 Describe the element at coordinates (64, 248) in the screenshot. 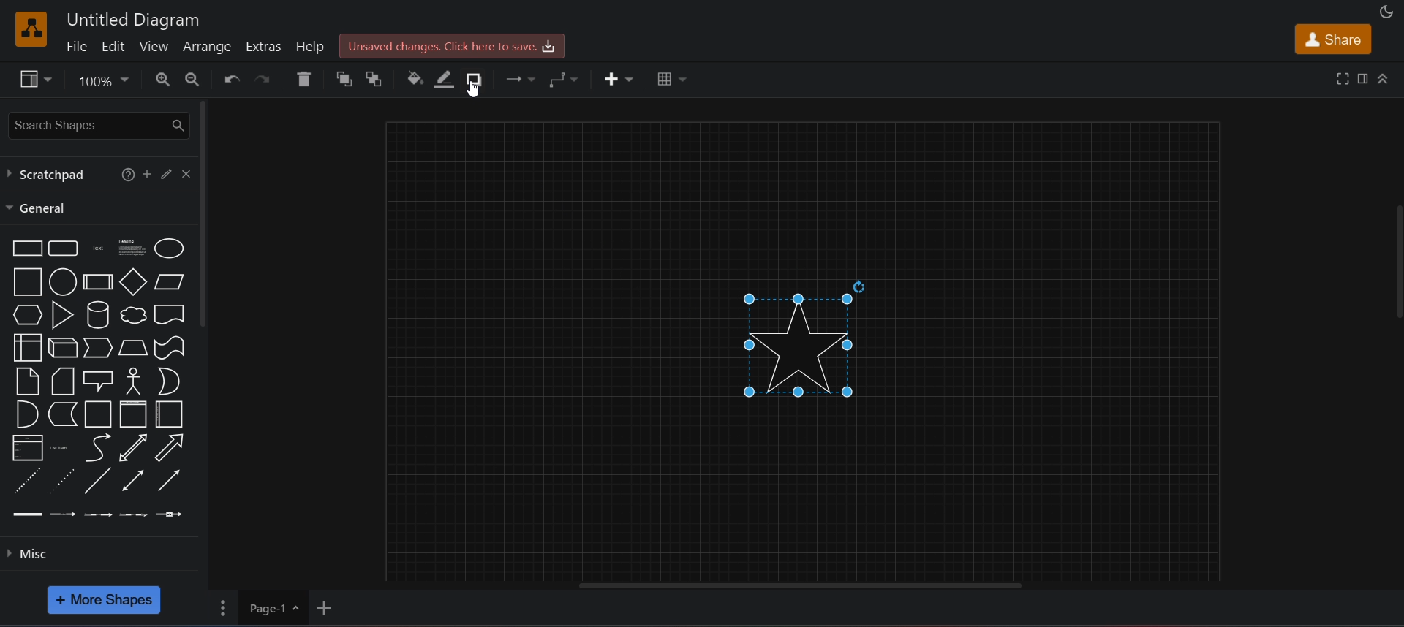

I see `rounded rectangle` at that location.